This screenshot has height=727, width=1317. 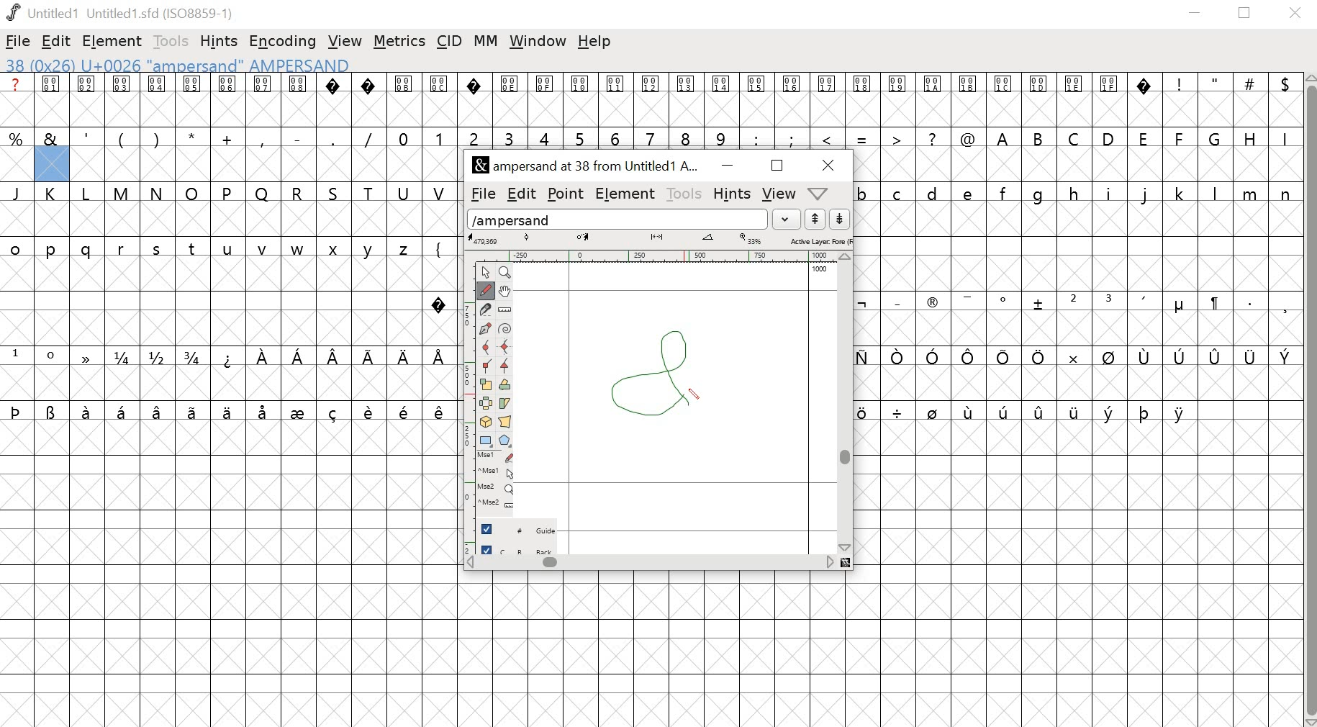 I want to click on angle between points, so click(x=708, y=240).